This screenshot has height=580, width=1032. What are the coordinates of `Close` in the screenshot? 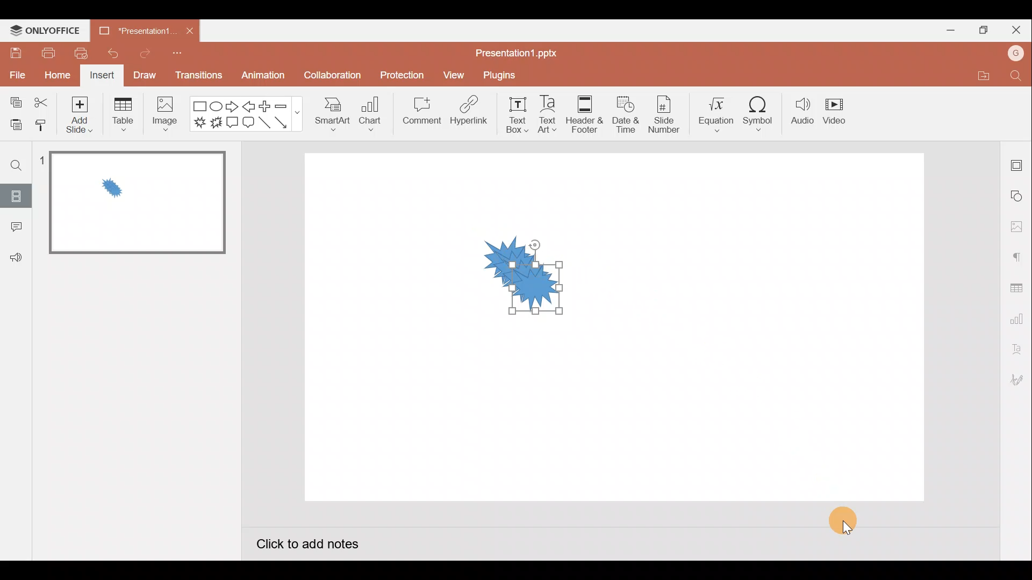 It's located at (191, 31).